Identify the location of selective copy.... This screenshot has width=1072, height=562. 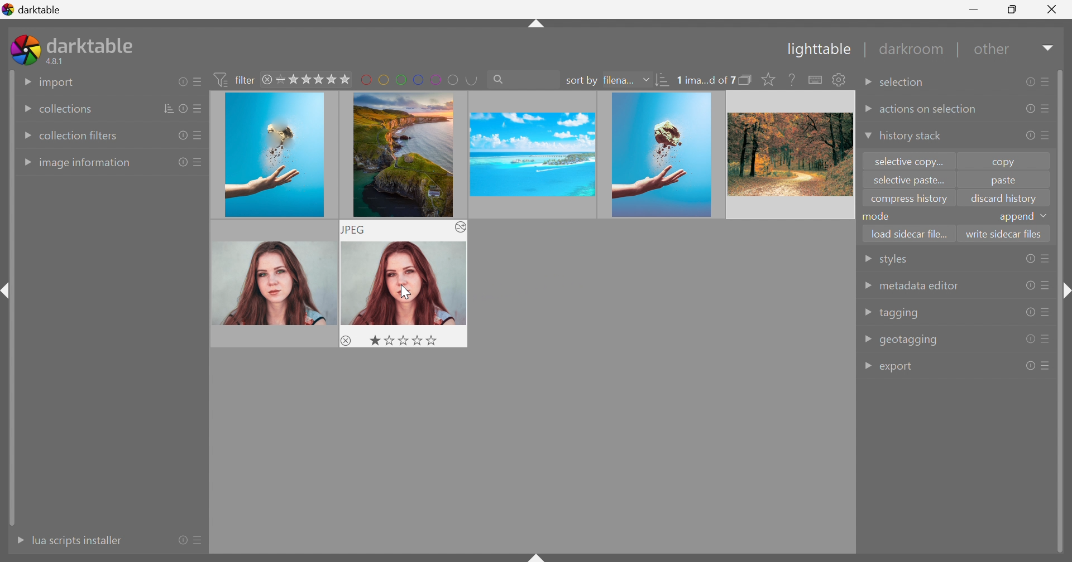
(910, 161).